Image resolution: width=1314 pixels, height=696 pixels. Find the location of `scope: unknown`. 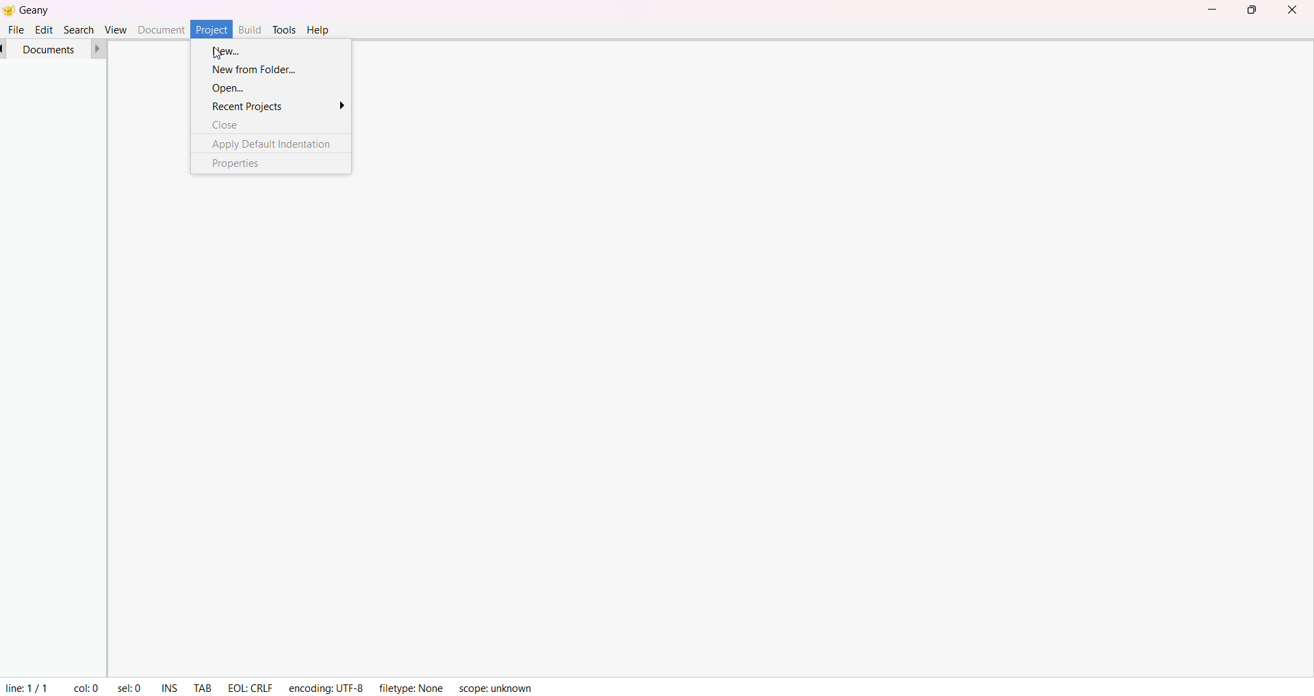

scope: unknown is located at coordinates (495, 687).